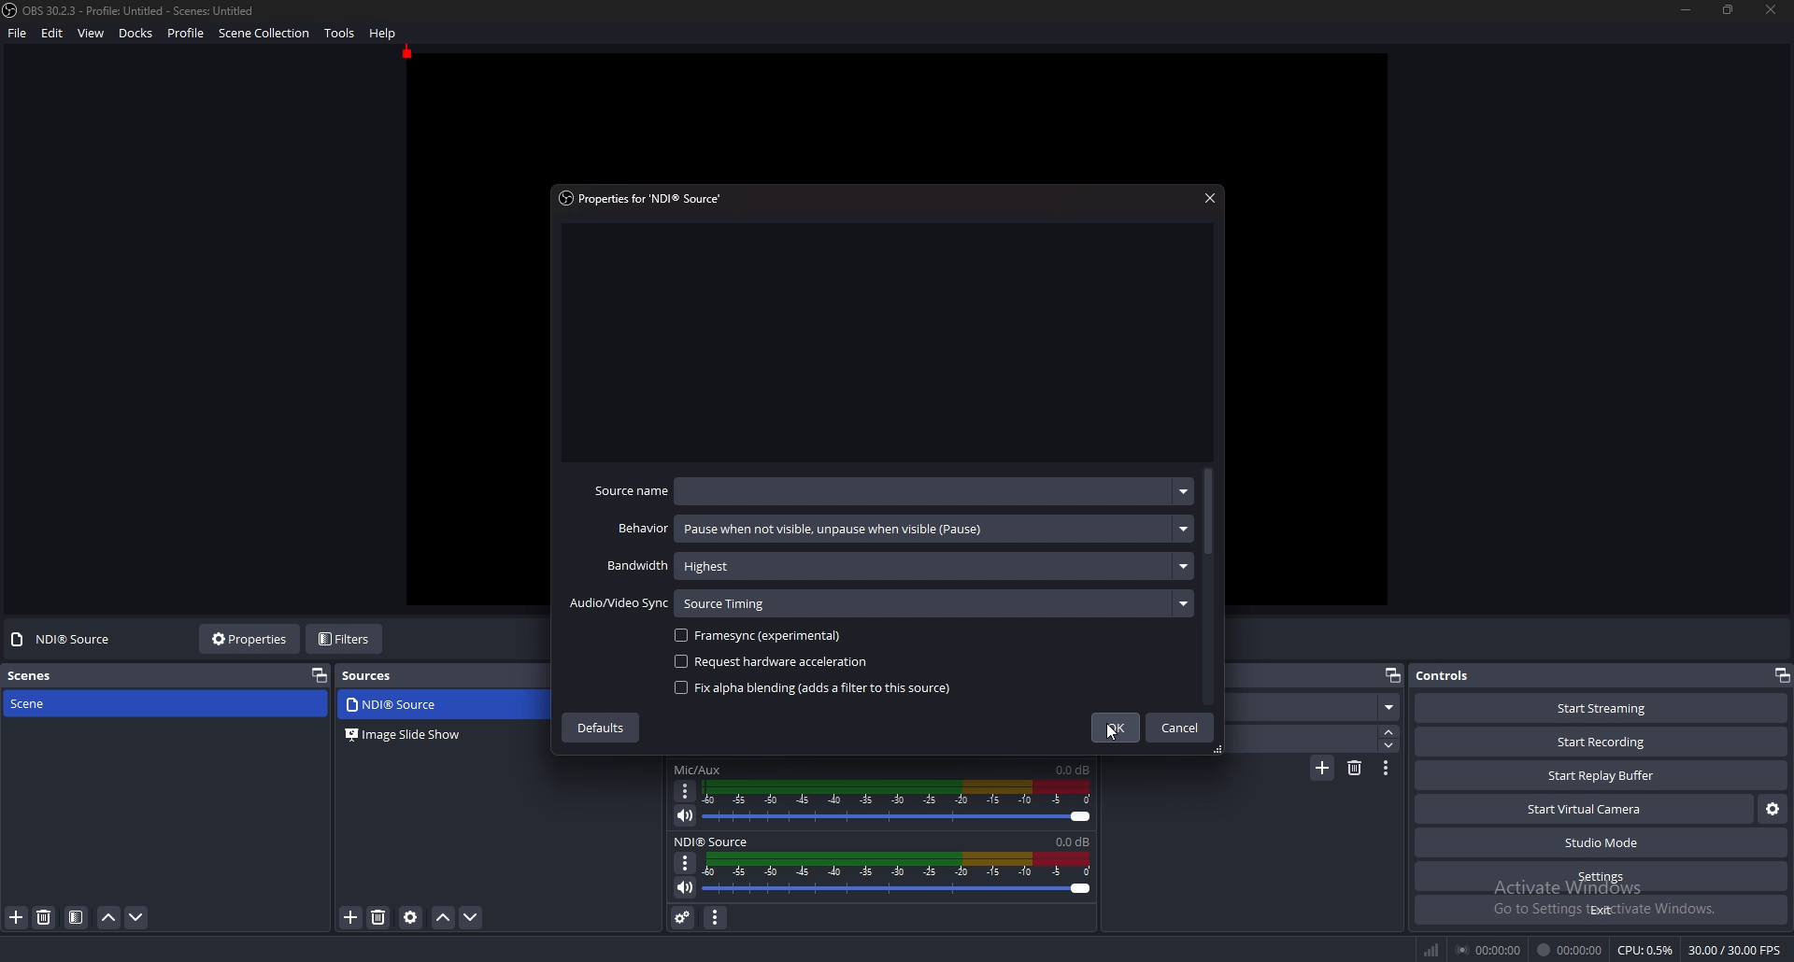  Describe the element at coordinates (15, 918) in the screenshot. I see `add source` at that location.